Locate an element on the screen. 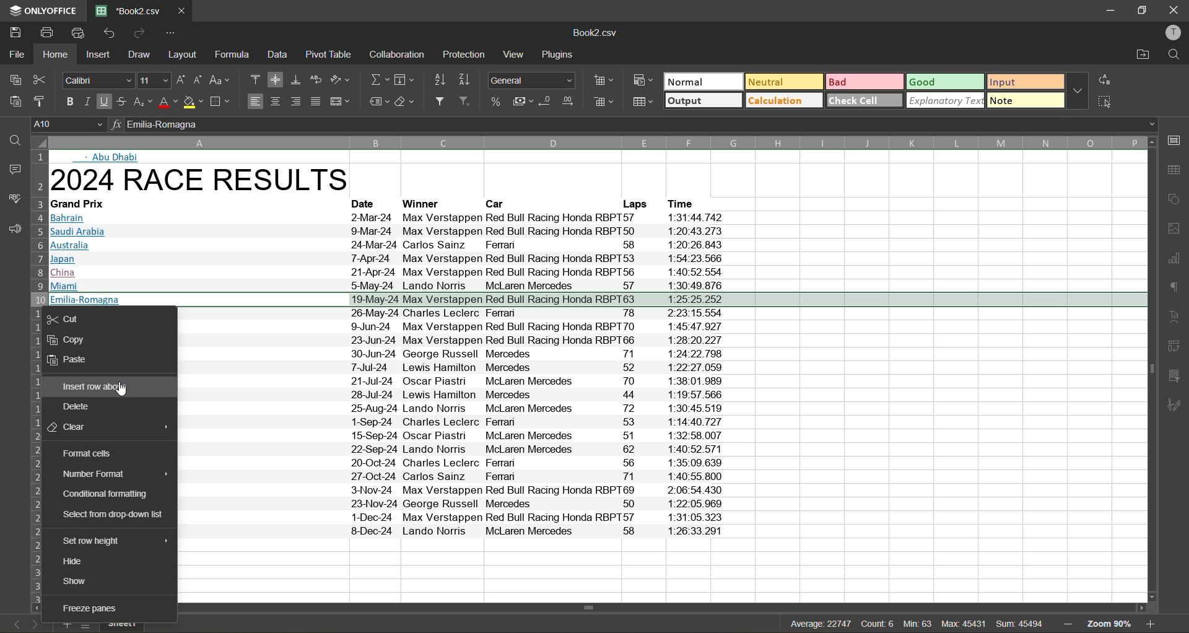 This screenshot has width=1189, height=633. Abu Dhabi is located at coordinates (115, 158).